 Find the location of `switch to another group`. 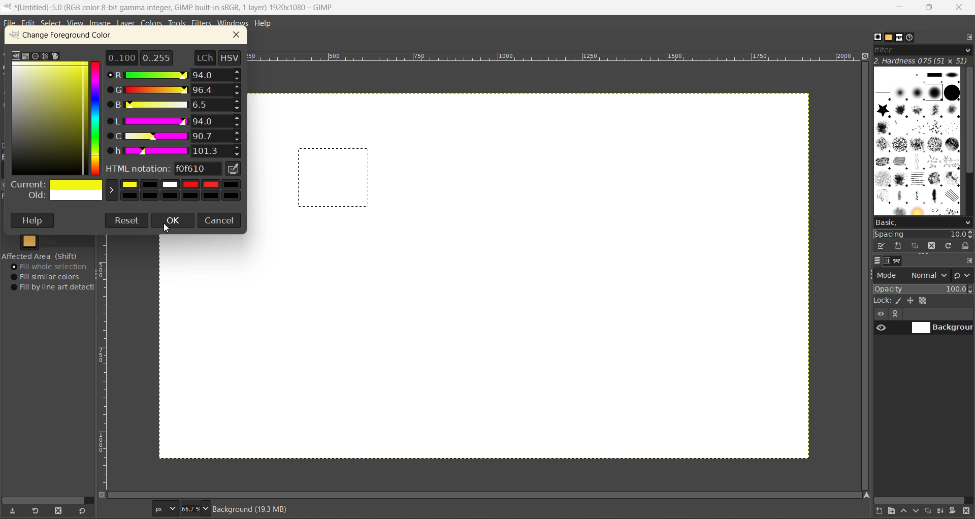

switch to another group is located at coordinates (963, 275).